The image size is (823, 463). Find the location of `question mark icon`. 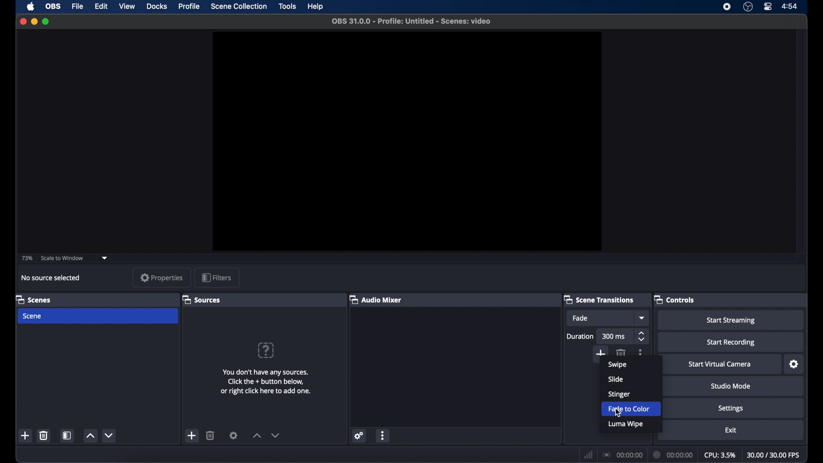

question mark icon is located at coordinates (267, 350).